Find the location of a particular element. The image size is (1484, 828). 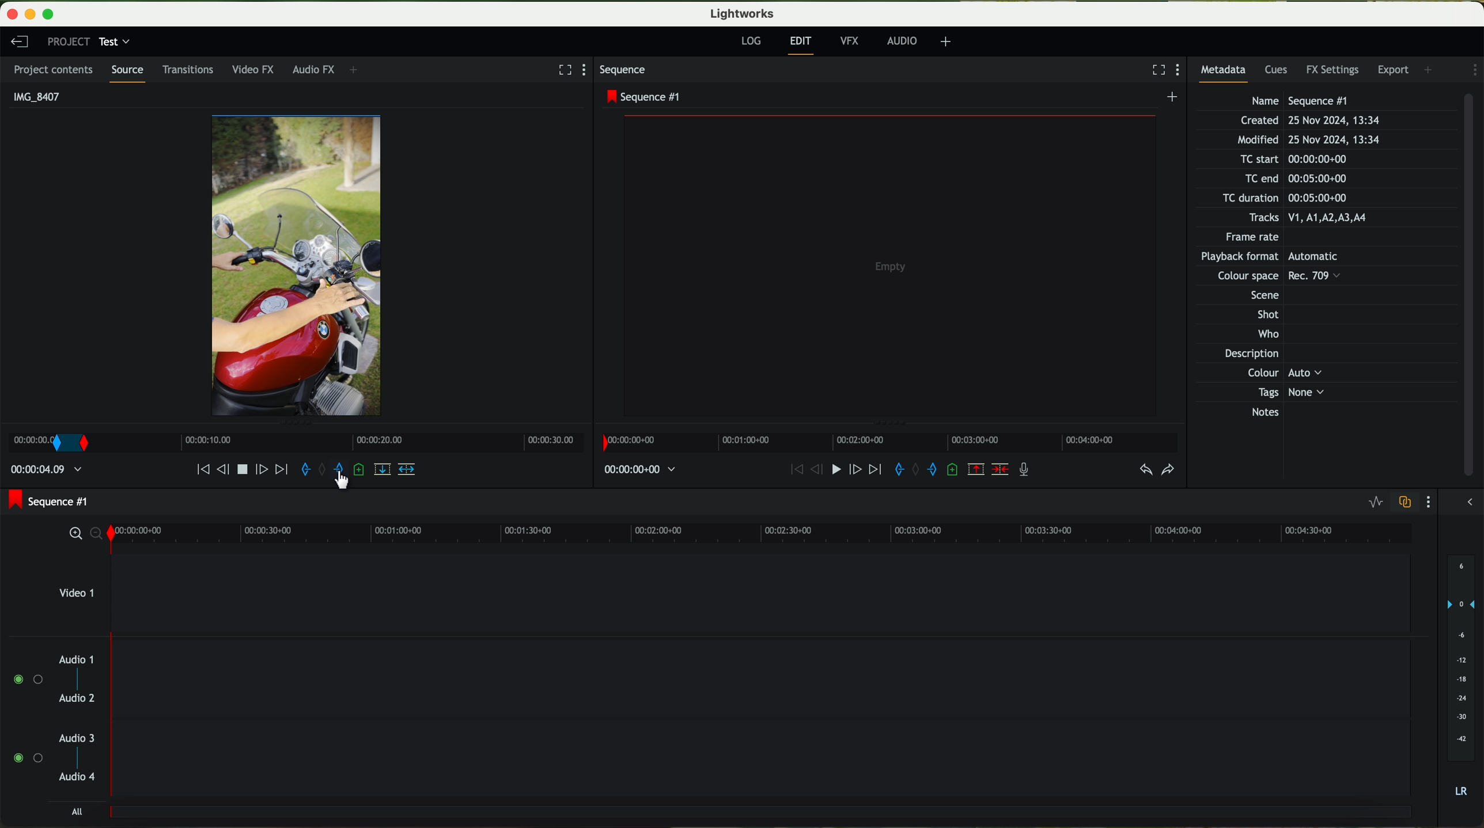

 is located at coordinates (1266, 278).